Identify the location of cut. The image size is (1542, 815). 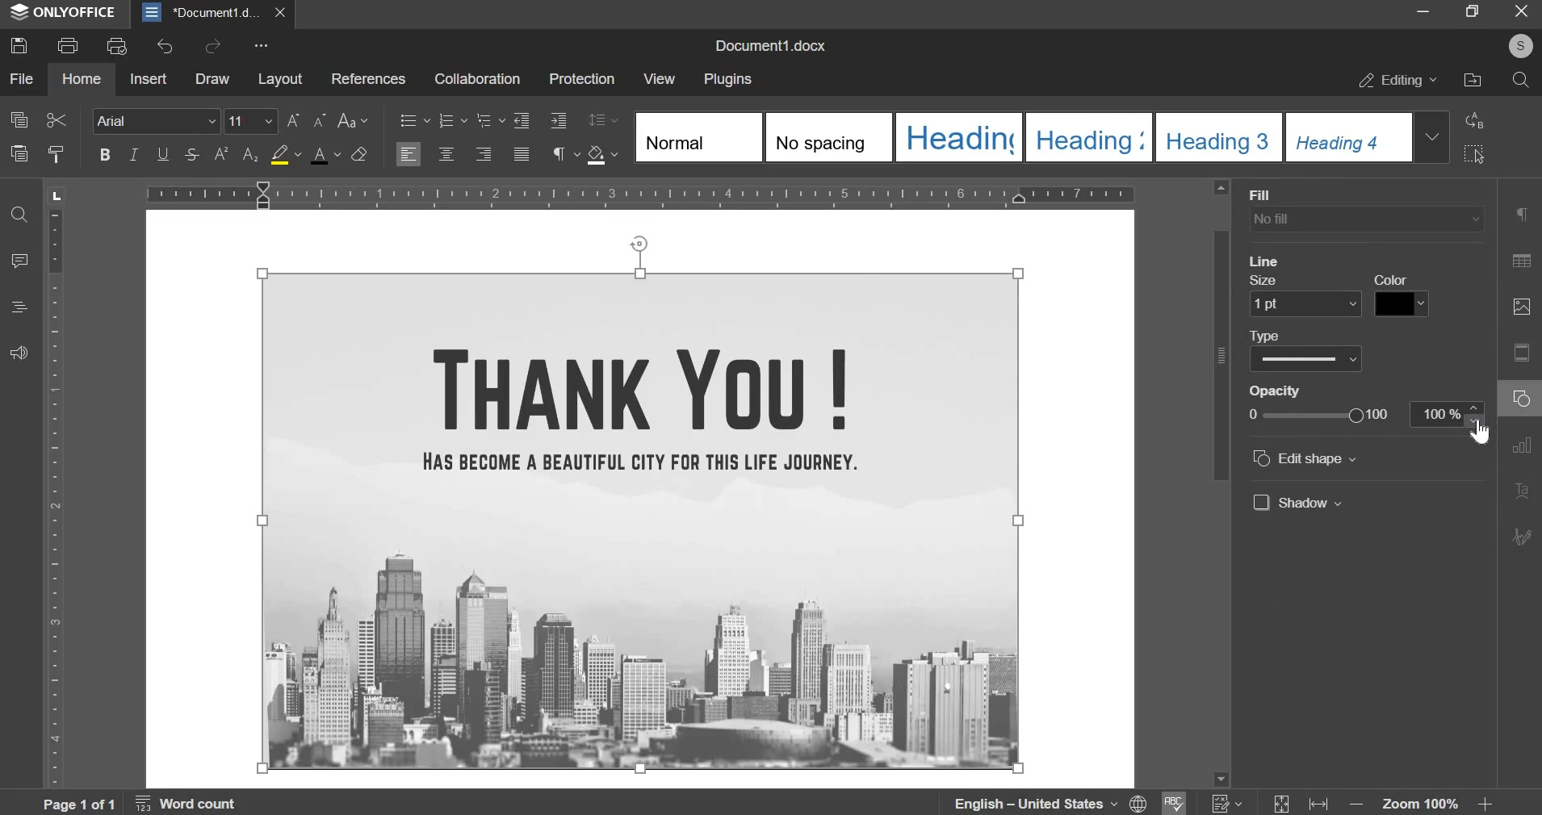
(56, 120).